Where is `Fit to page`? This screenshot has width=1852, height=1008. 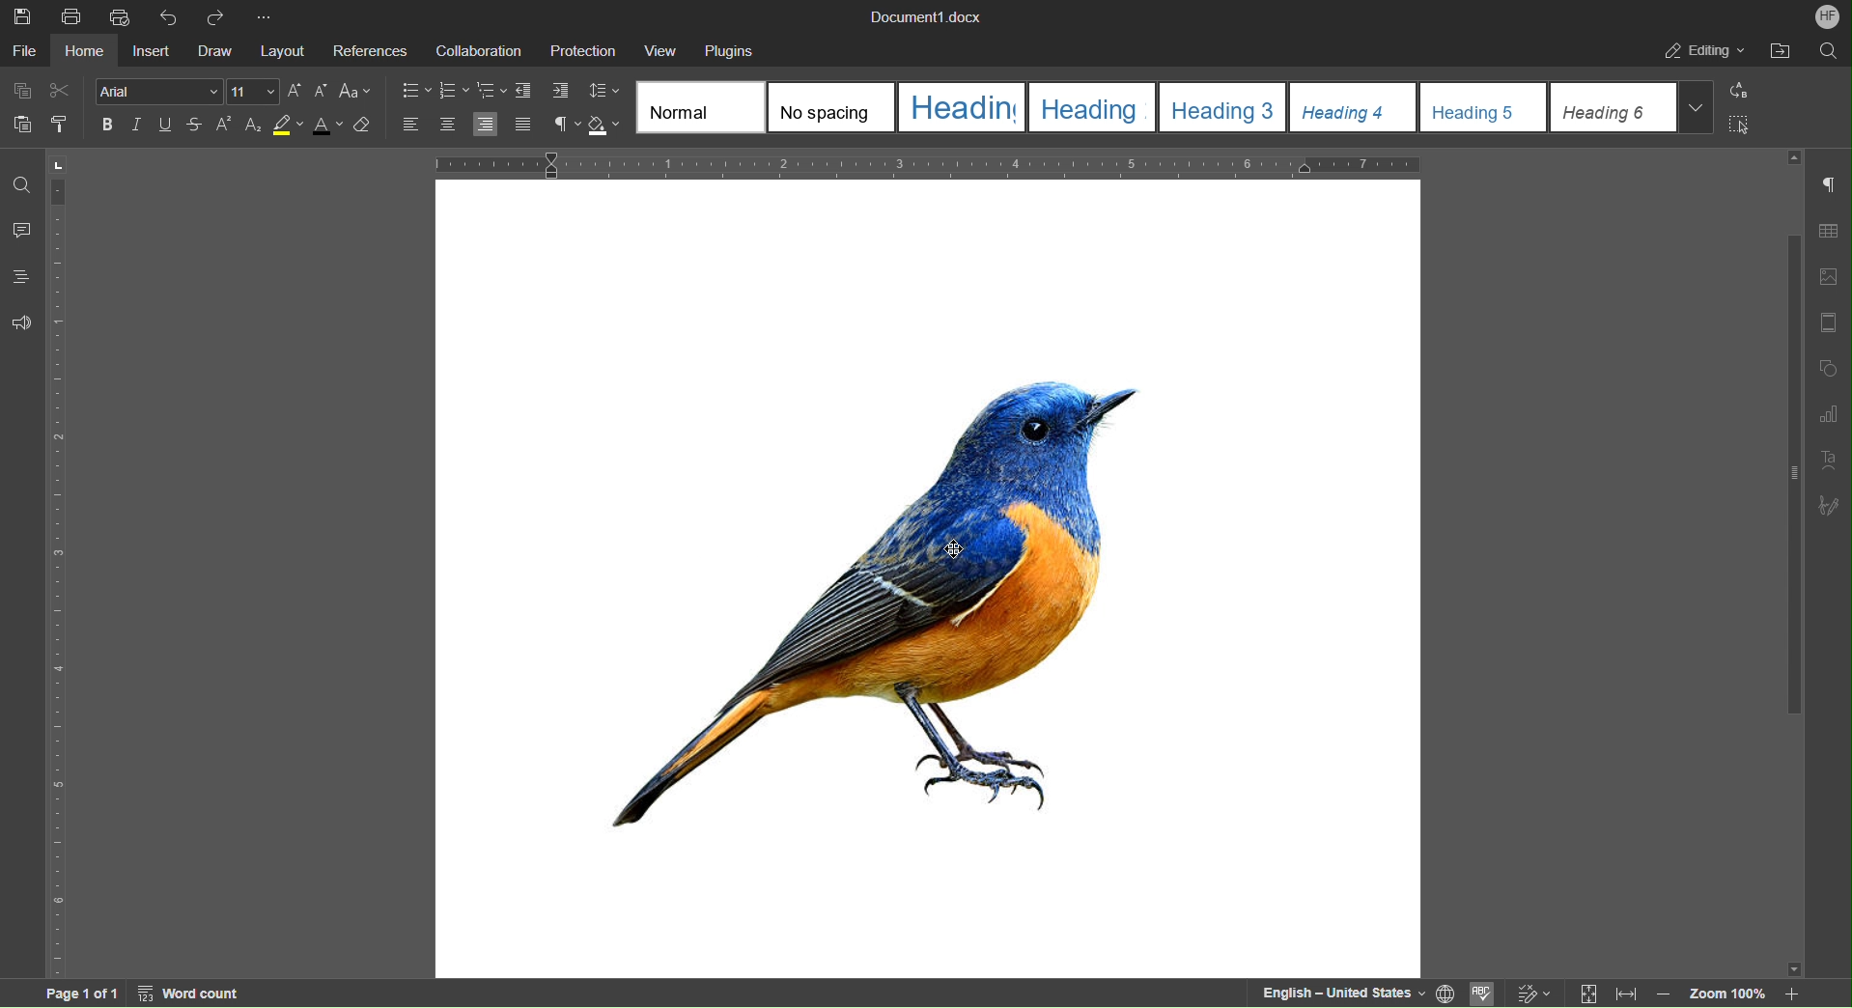 Fit to page is located at coordinates (1589, 994).